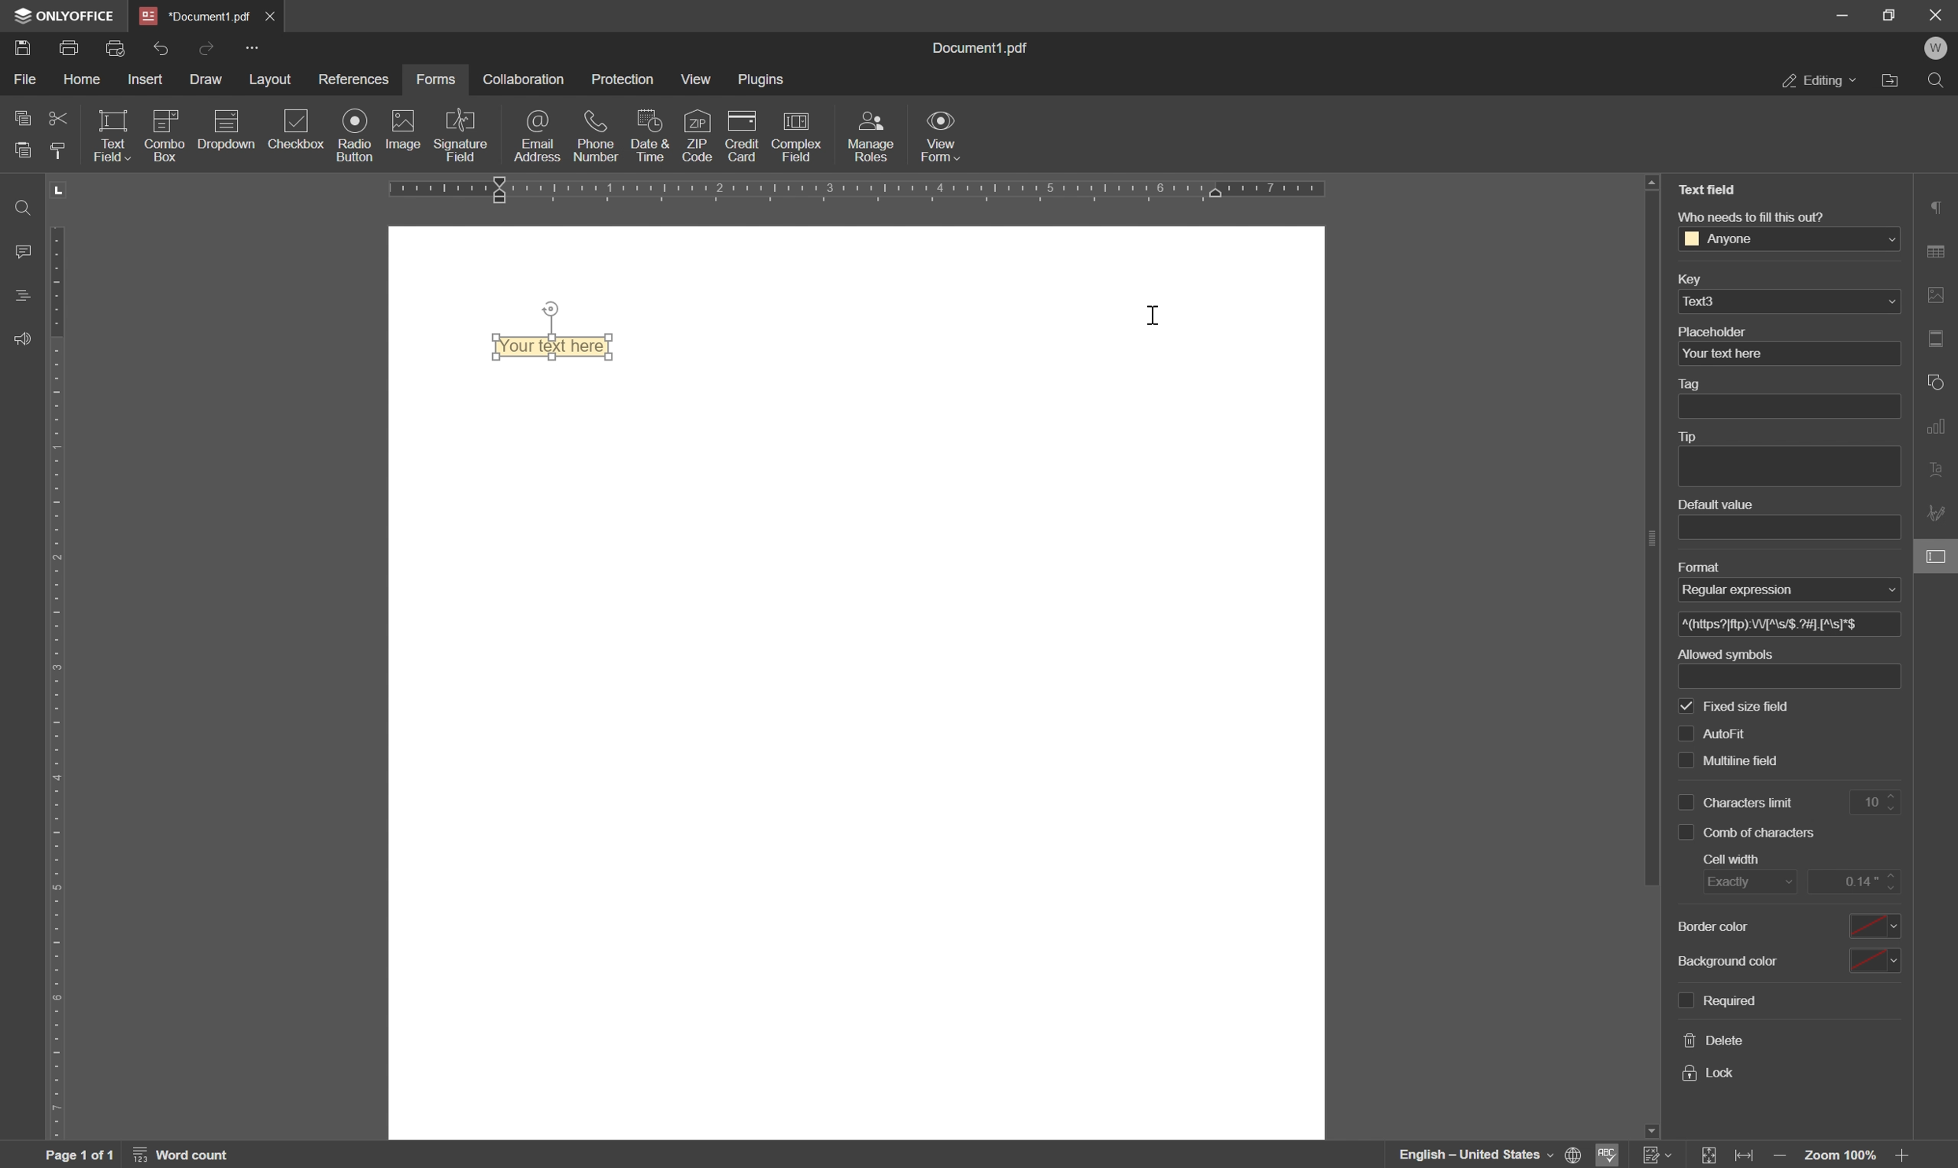  I want to click on track changes, so click(1657, 1155).